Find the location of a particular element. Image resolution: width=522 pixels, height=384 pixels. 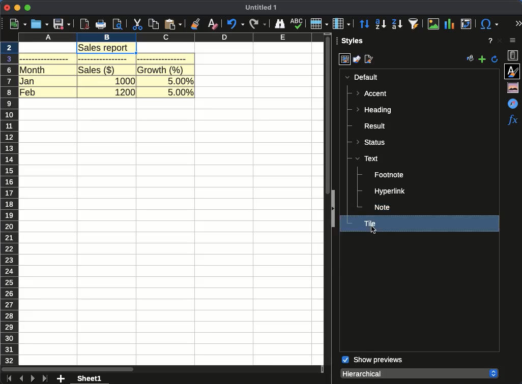

5.00% is located at coordinates (181, 93).